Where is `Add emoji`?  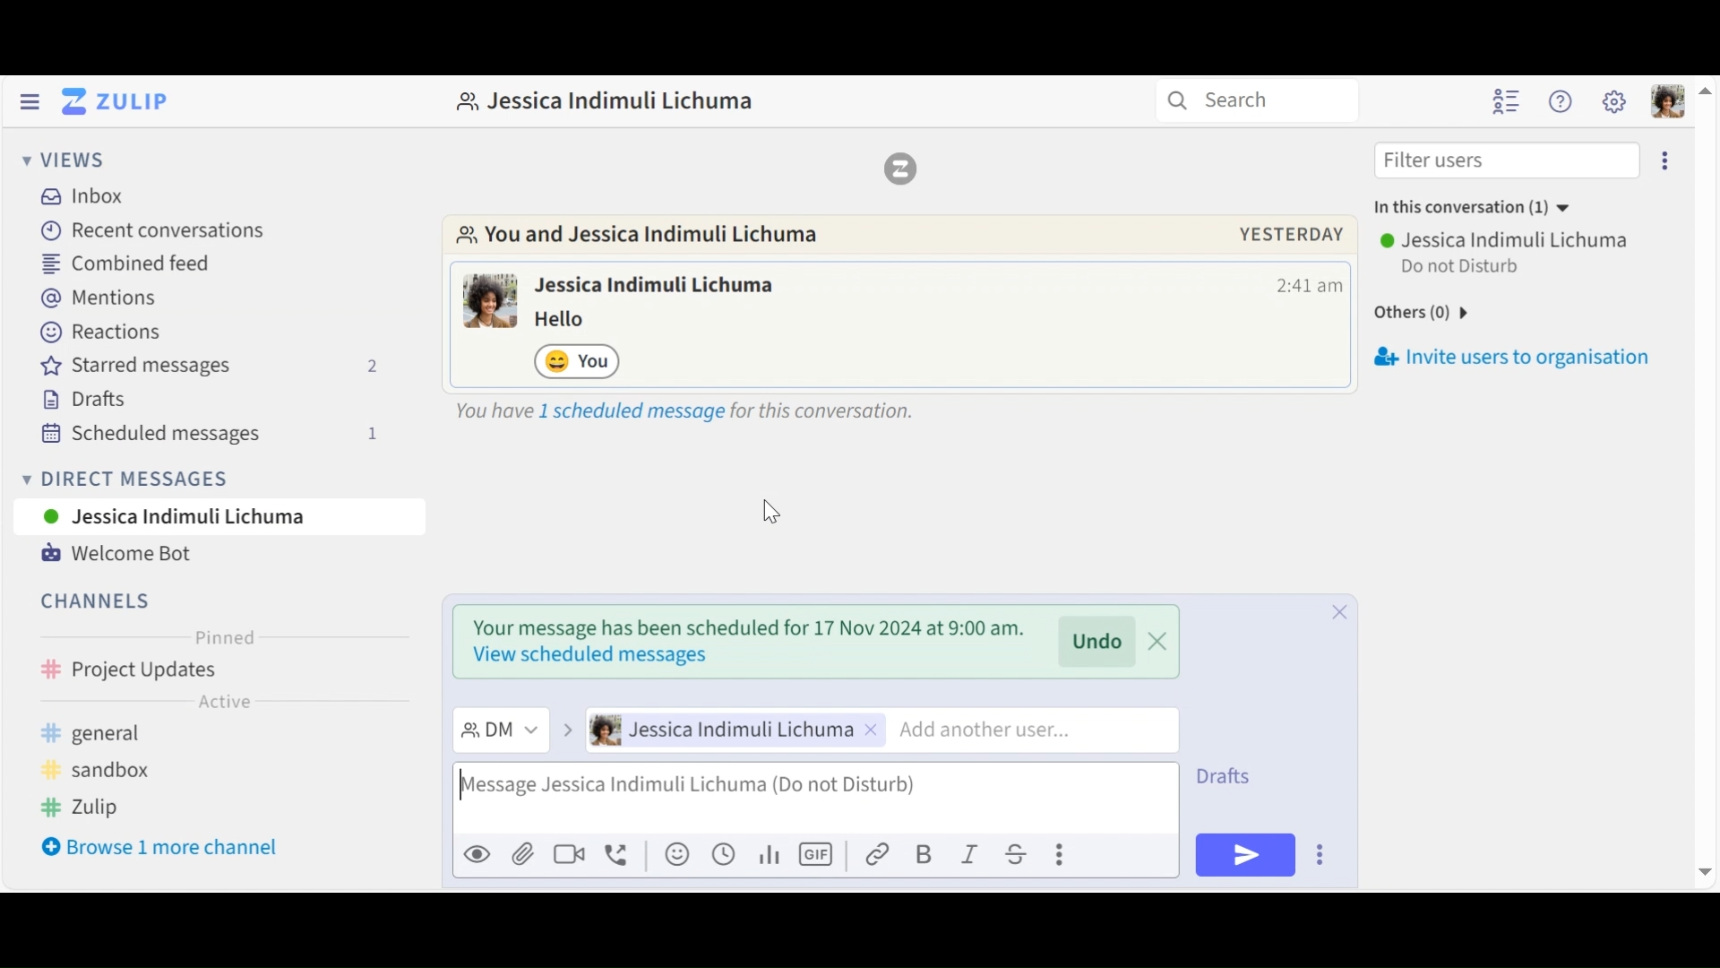
Add emoji is located at coordinates (675, 856).